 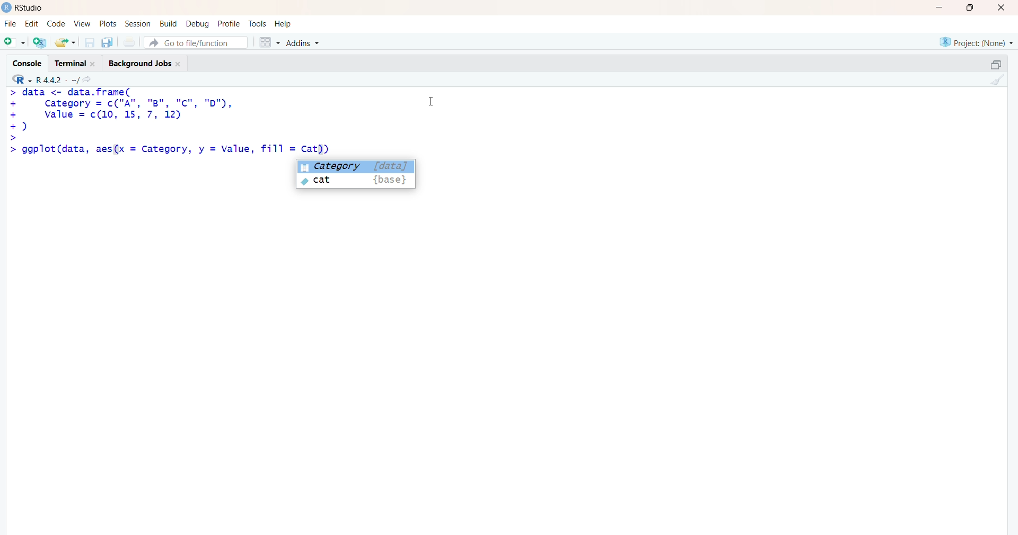 What do you see at coordinates (56, 24) in the screenshot?
I see `code` at bounding box center [56, 24].